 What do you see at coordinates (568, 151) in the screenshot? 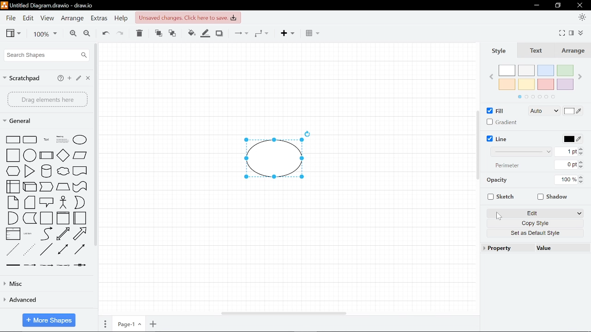
I see `Current line width` at bounding box center [568, 151].